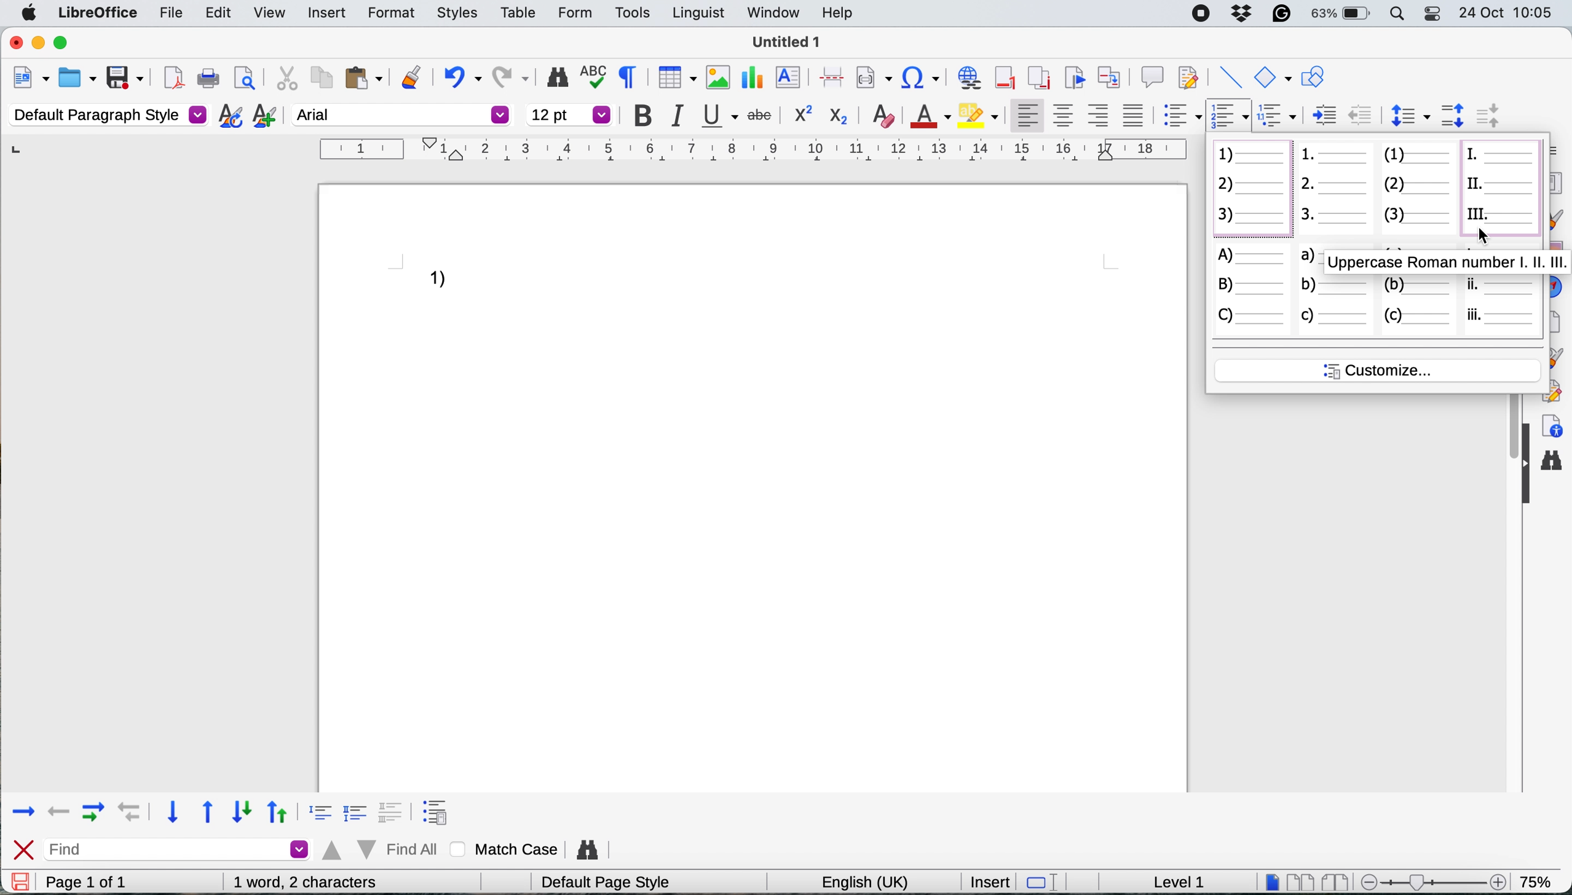 The width and height of the screenshot is (1572, 895). Describe the element at coordinates (382, 850) in the screenshot. I see `find all` at that location.